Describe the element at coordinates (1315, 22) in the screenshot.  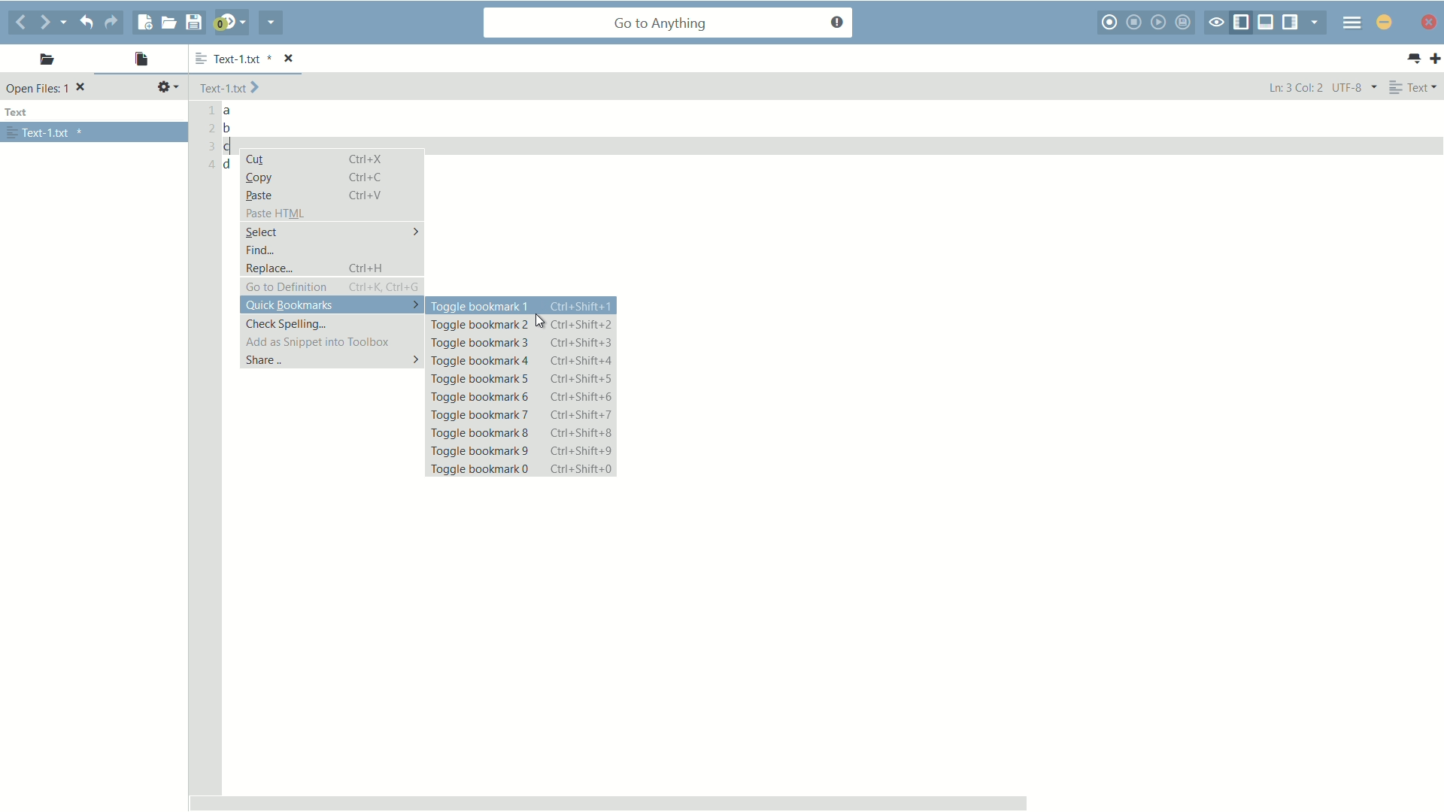
I see `show specific tab` at that location.